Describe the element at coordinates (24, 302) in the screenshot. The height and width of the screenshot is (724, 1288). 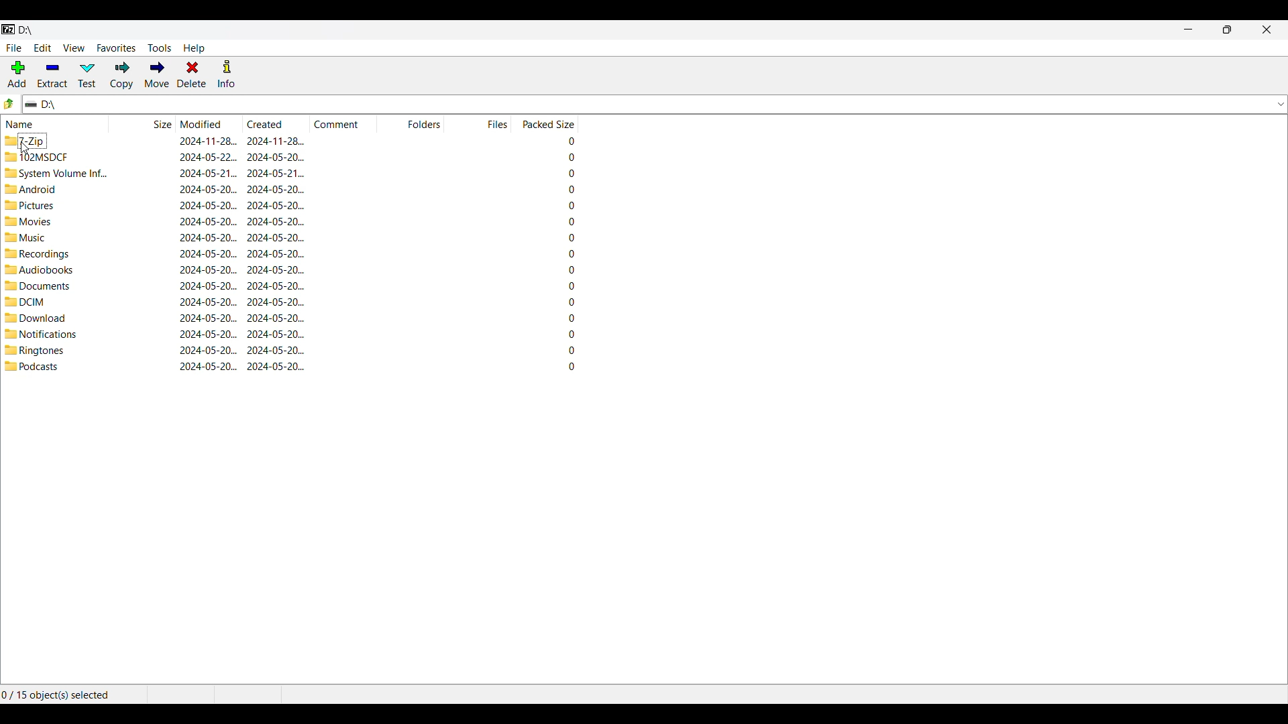
I see `folder` at that location.